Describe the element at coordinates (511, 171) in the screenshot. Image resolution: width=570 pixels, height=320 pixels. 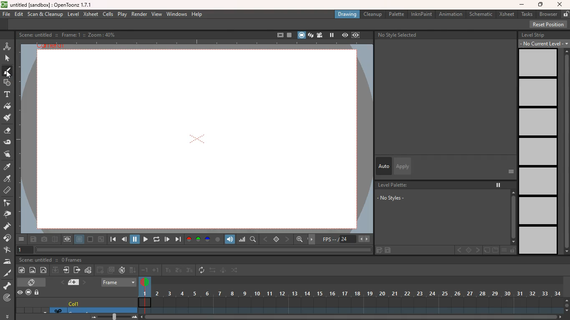
I see `more` at that location.